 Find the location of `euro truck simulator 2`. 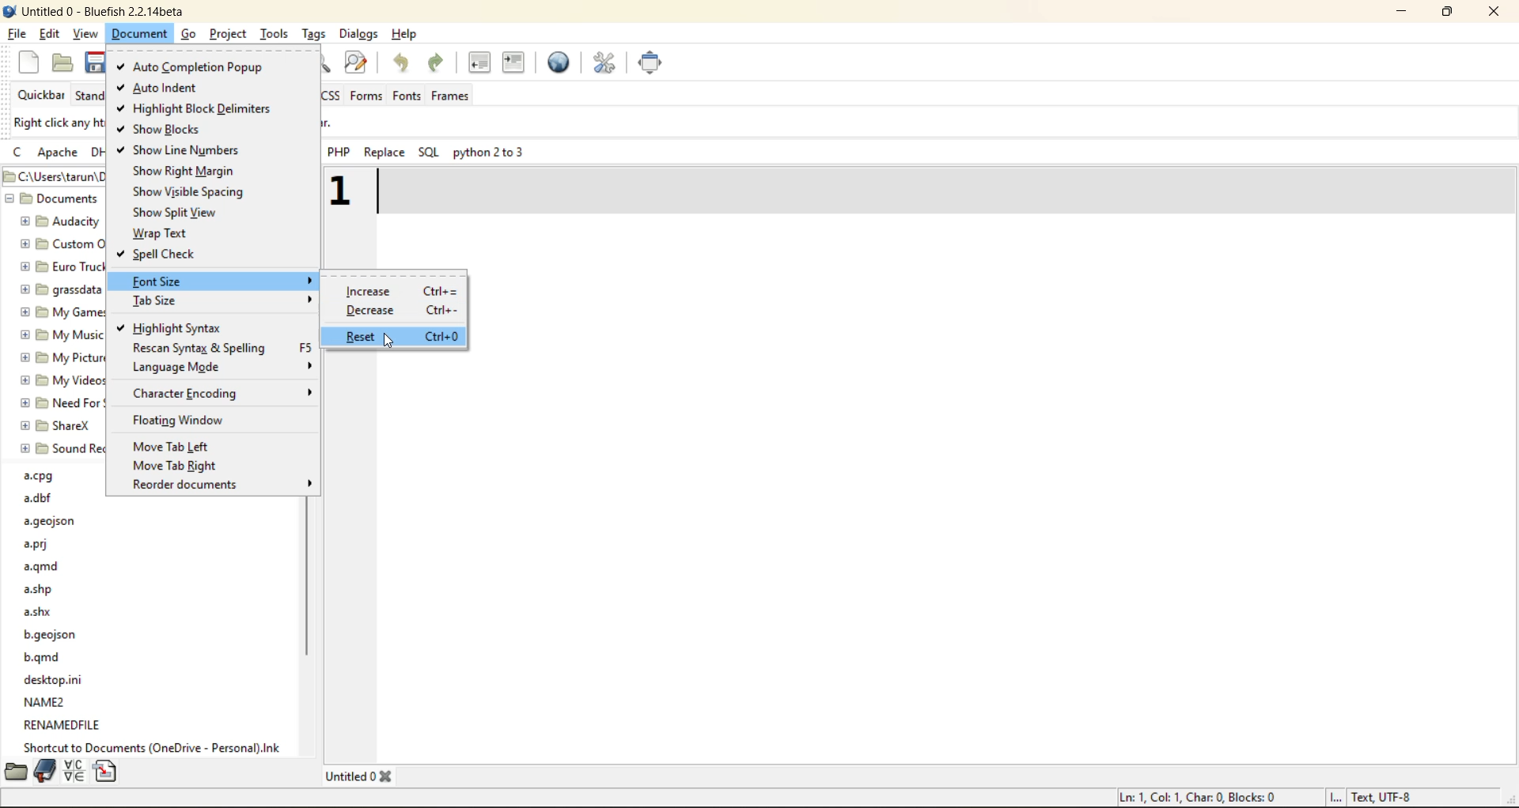

euro truck simulator 2 is located at coordinates (61, 267).